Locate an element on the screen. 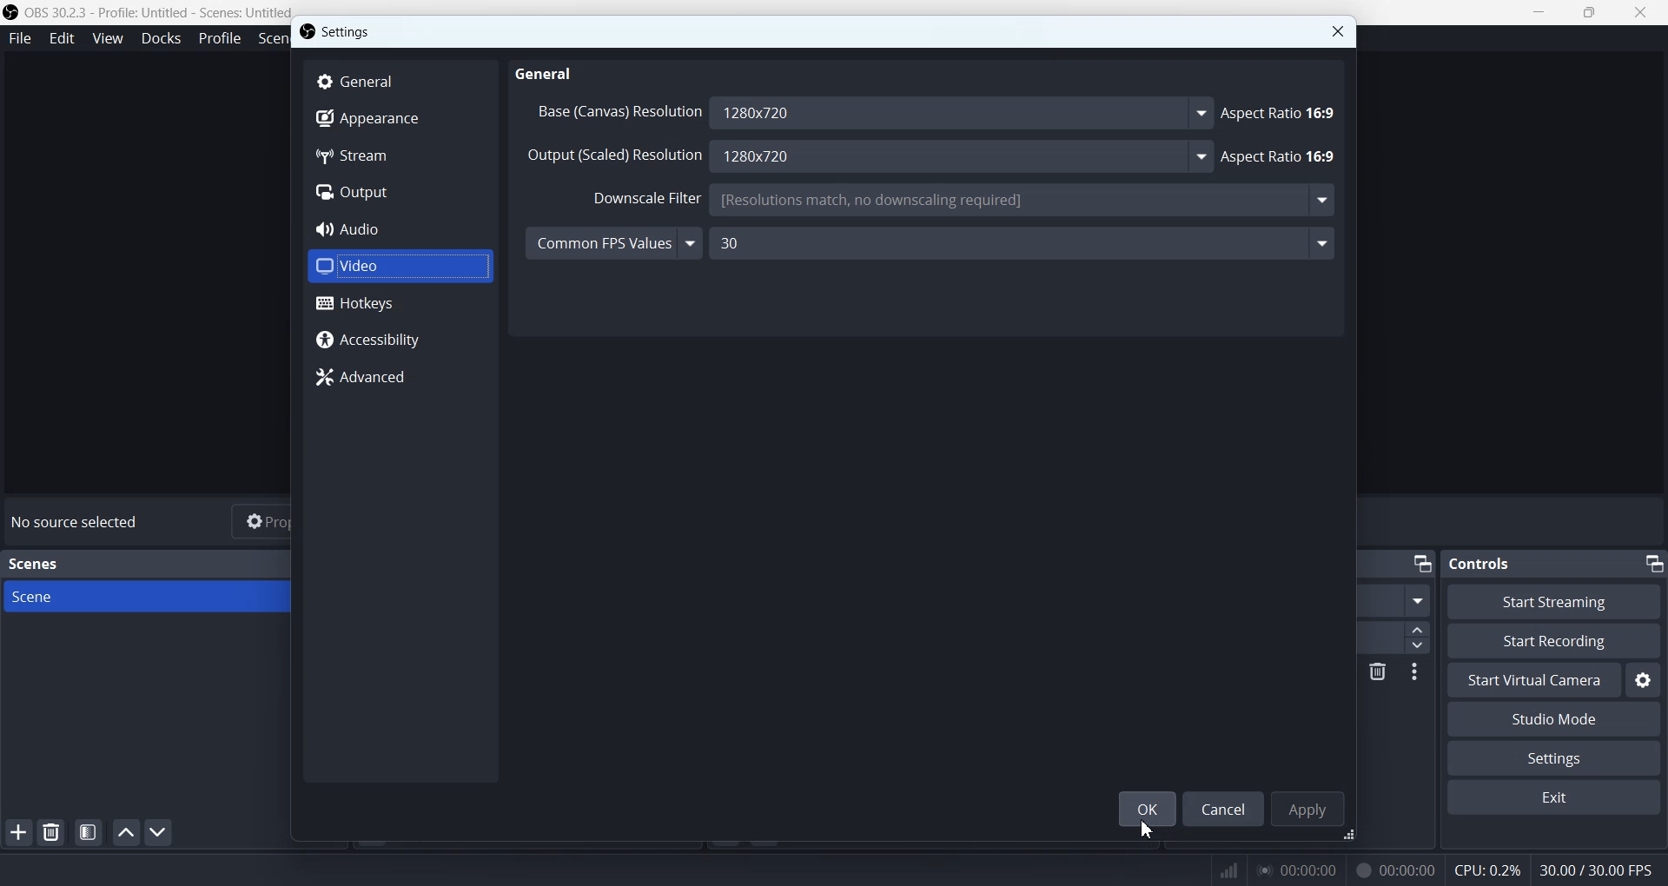  Exit is located at coordinates (1554, 797).